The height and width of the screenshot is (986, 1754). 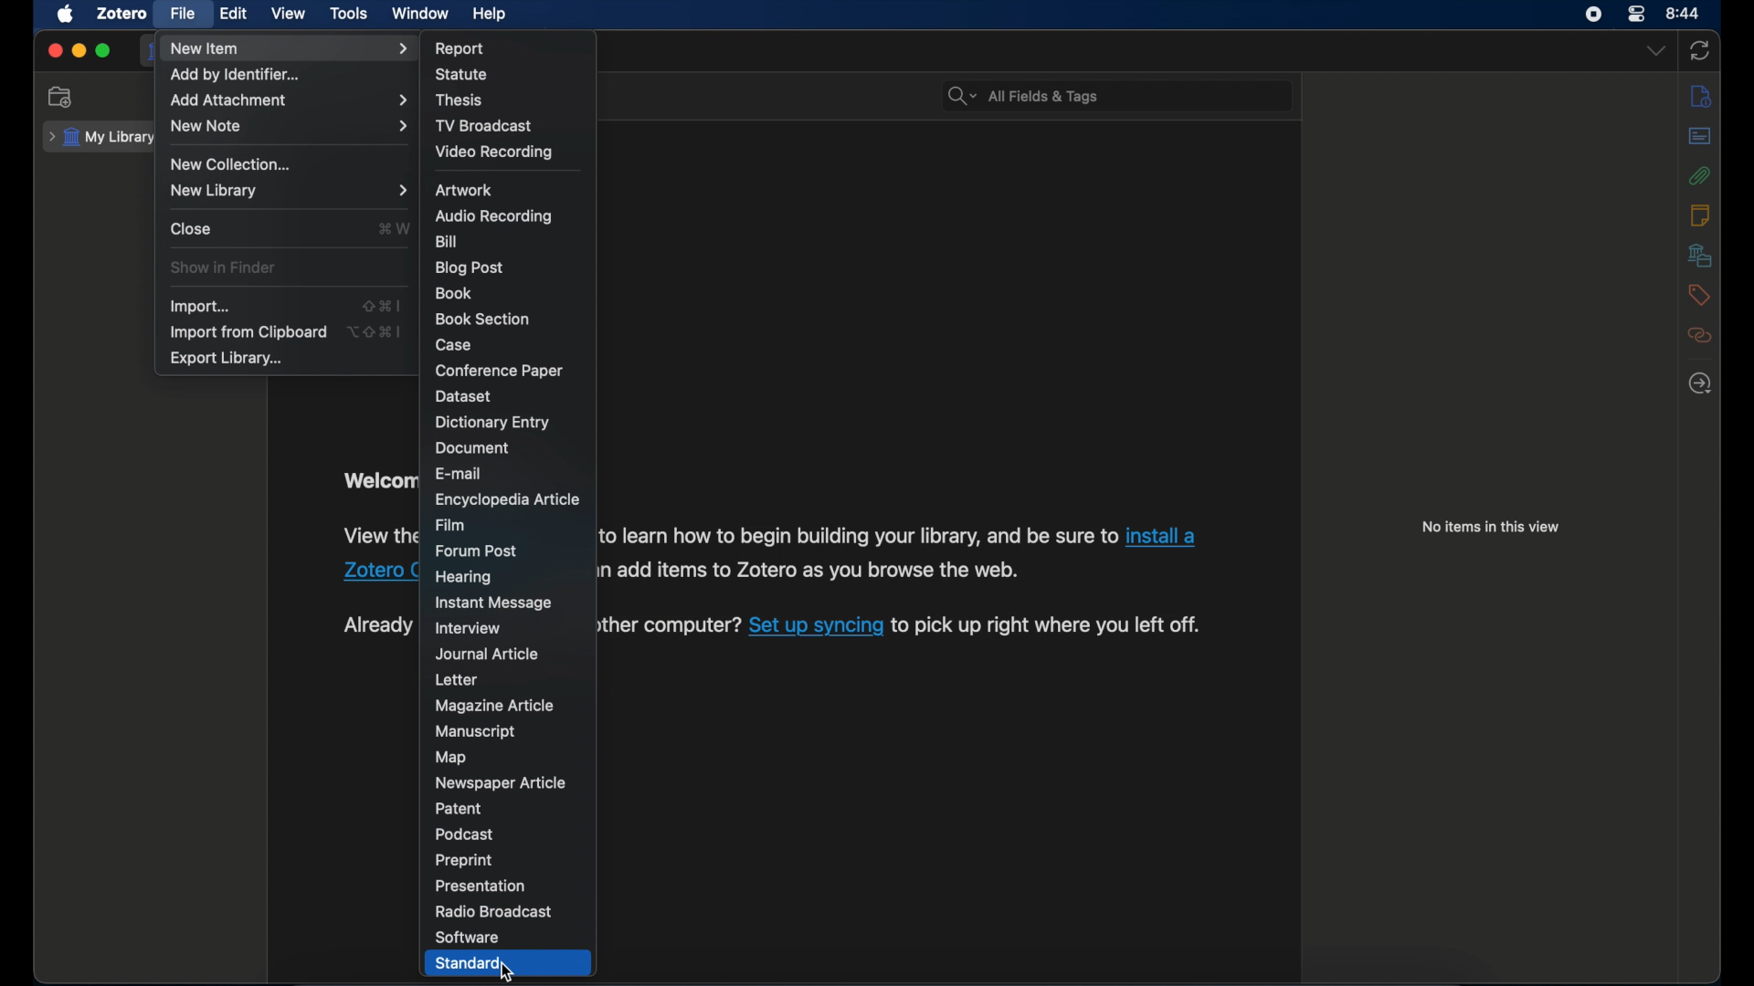 What do you see at coordinates (857, 535) in the screenshot?
I see `software information` at bounding box center [857, 535].